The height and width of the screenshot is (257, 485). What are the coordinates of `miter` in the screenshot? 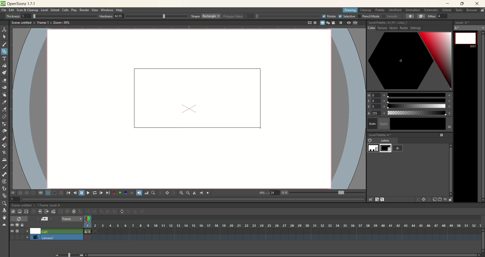 It's located at (439, 16).